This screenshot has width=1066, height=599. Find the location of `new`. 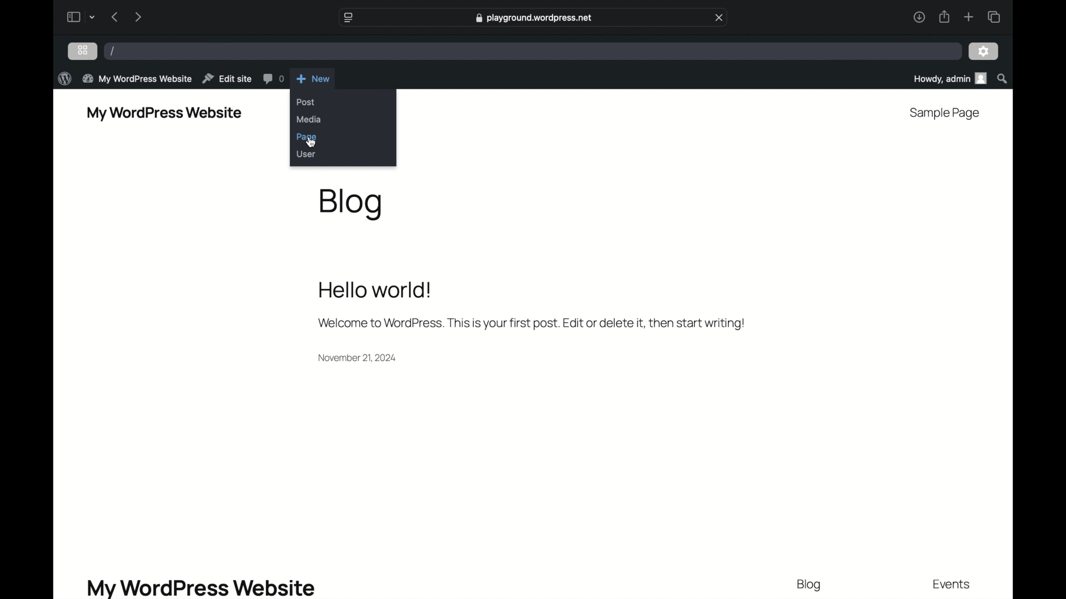

new is located at coordinates (313, 78).